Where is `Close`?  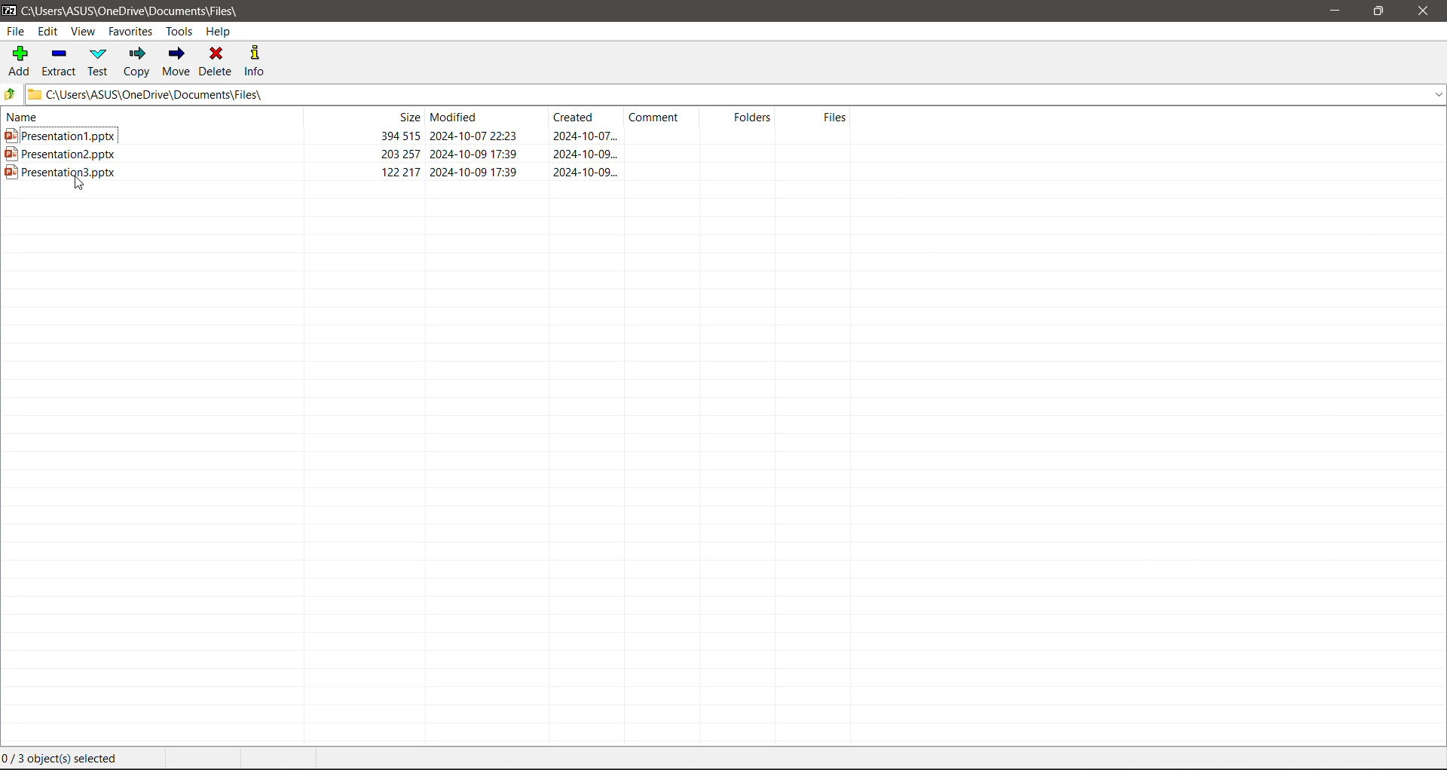 Close is located at coordinates (1427, 11).